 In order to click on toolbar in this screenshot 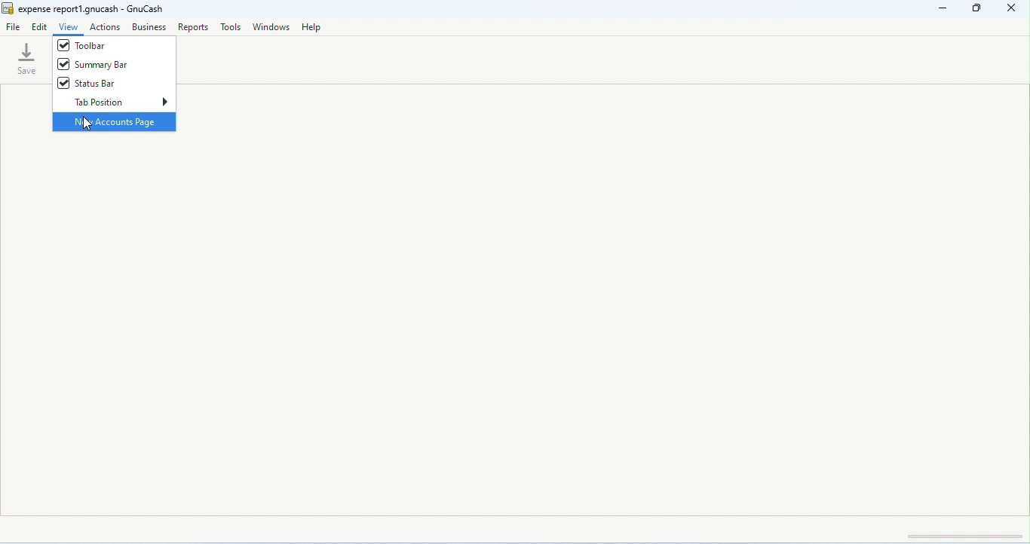, I will do `click(83, 45)`.